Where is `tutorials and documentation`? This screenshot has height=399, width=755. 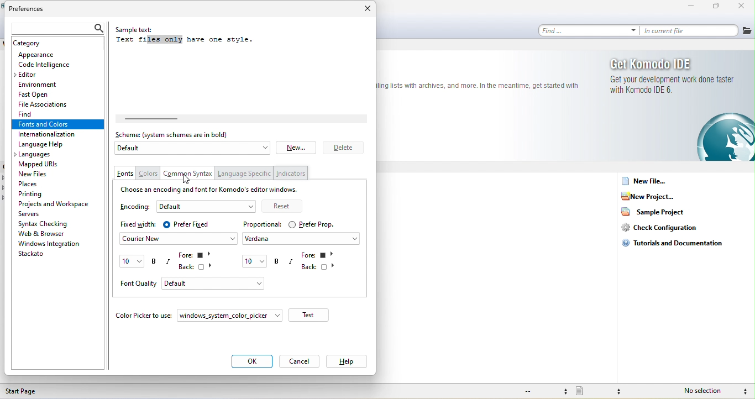
tutorials and documentation is located at coordinates (677, 247).